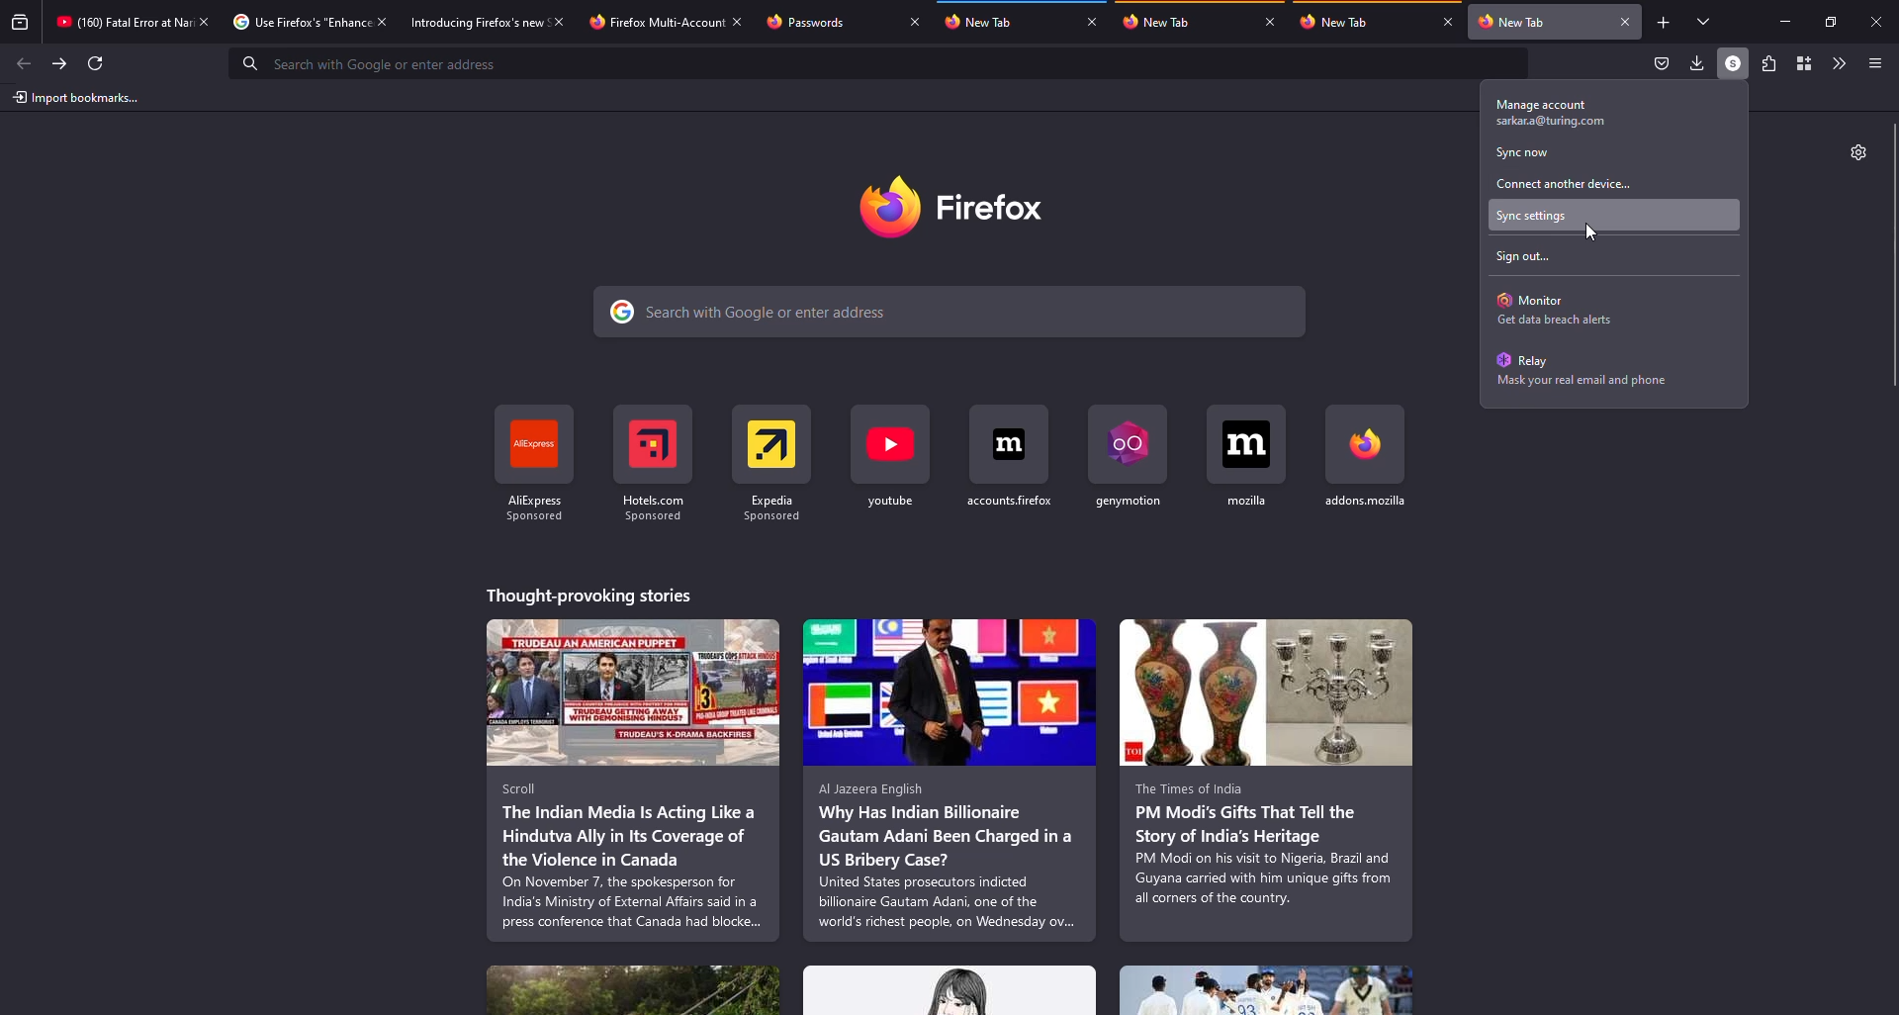 This screenshot has height=1015, width=1899. Describe the element at coordinates (1268, 23) in the screenshot. I see `close` at that location.